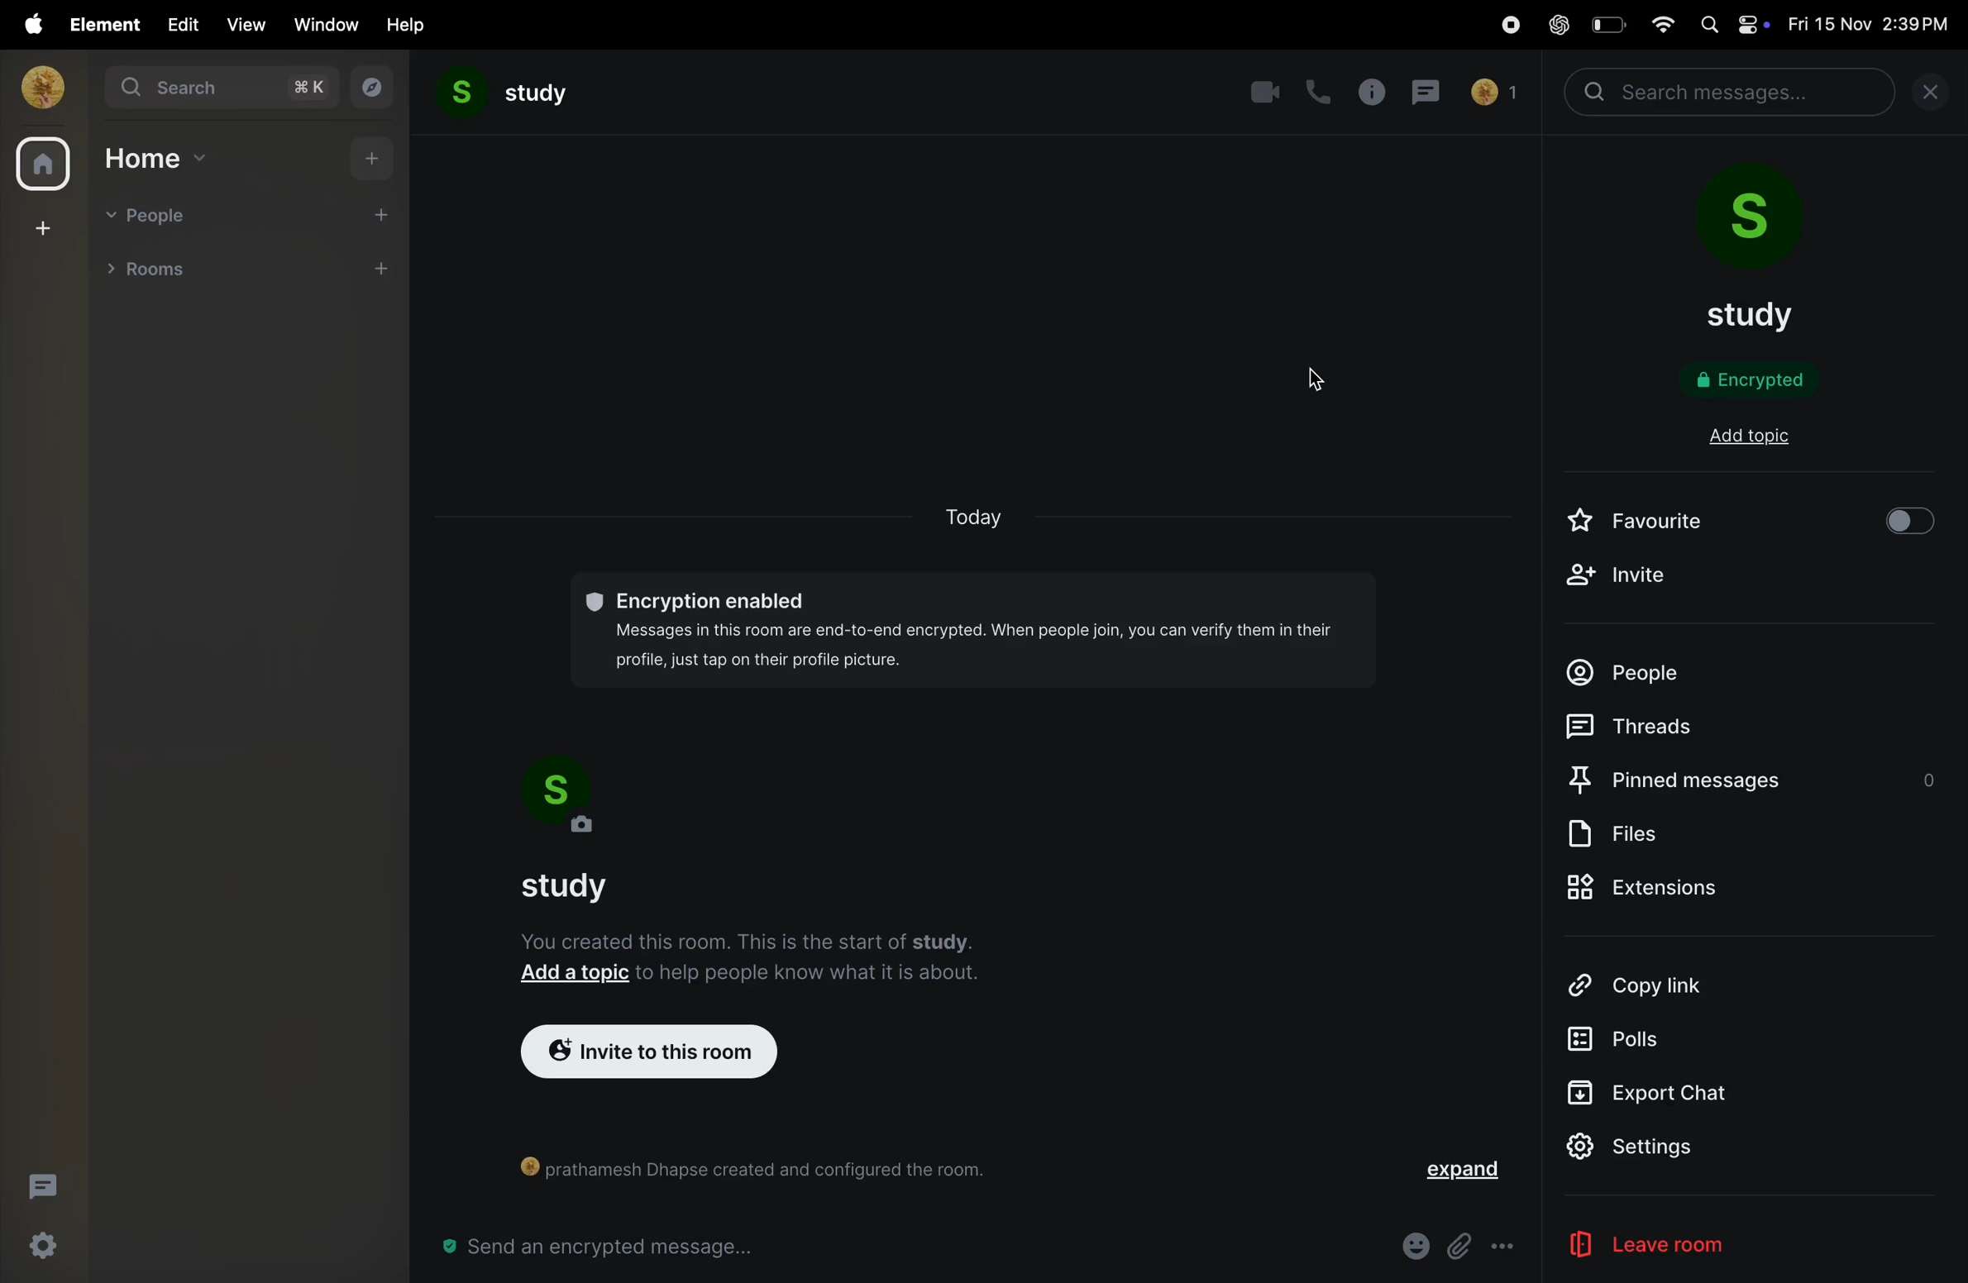 This screenshot has width=1968, height=1283. What do you see at coordinates (1324, 380) in the screenshot?
I see `cursor` at bounding box center [1324, 380].